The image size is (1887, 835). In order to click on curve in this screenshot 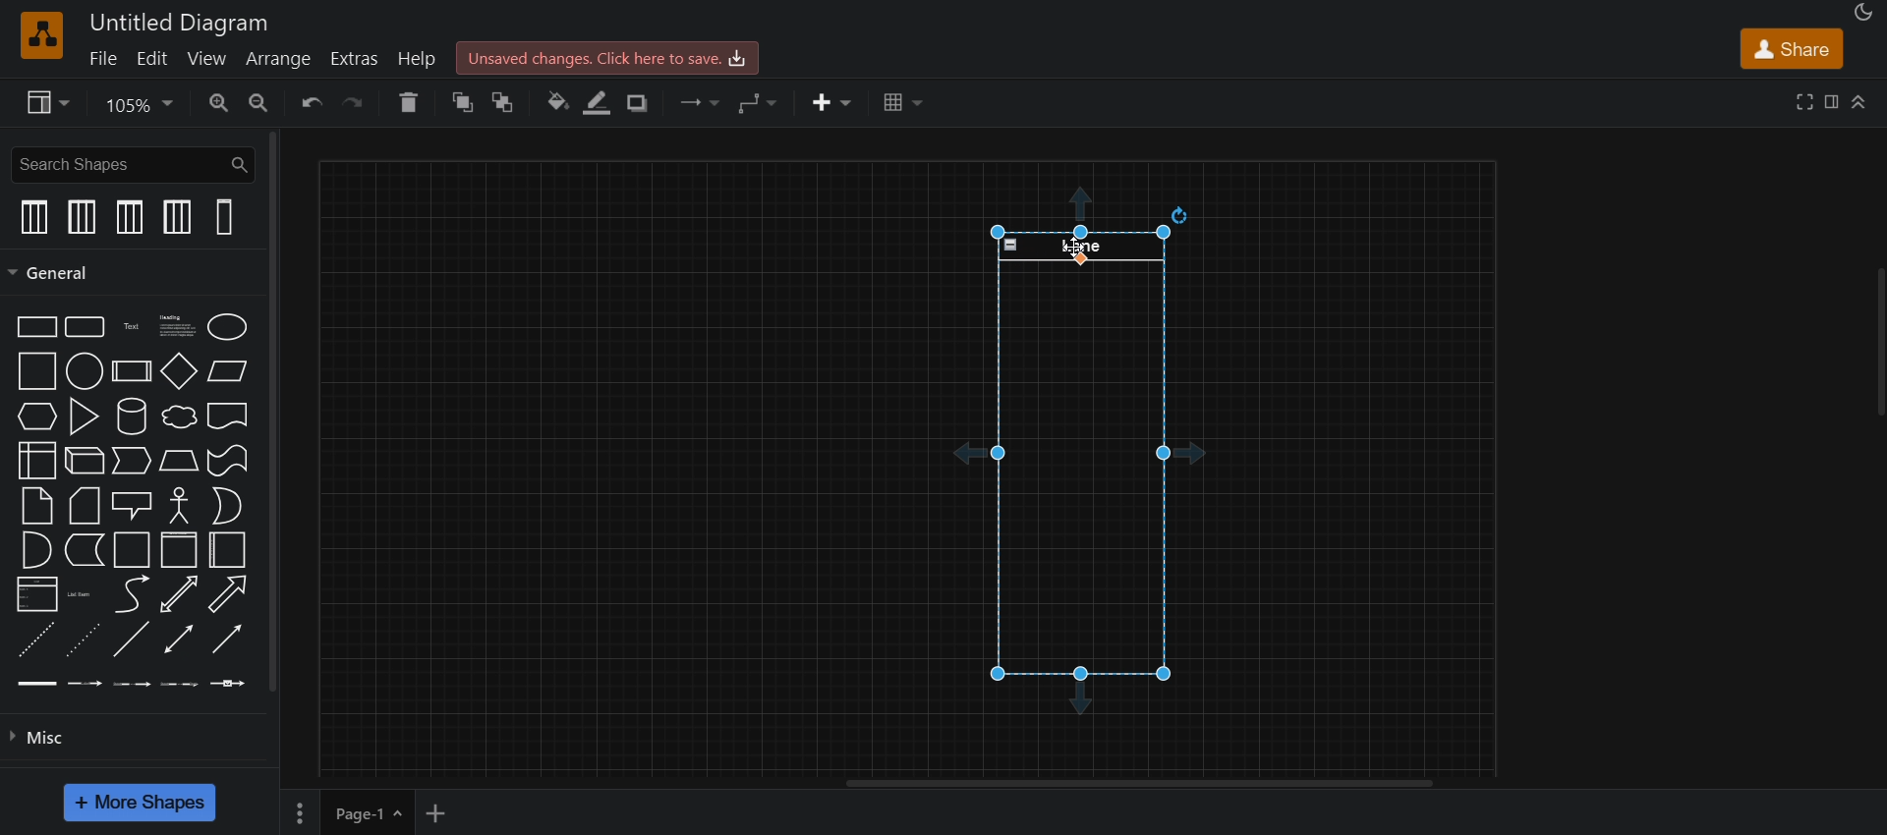, I will do `click(133, 596)`.